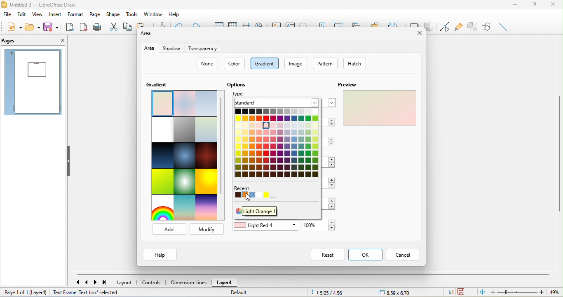 The image size is (563, 297). What do you see at coordinates (33, 26) in the screenshot?
I see `open` at bounding box center [33, 26].